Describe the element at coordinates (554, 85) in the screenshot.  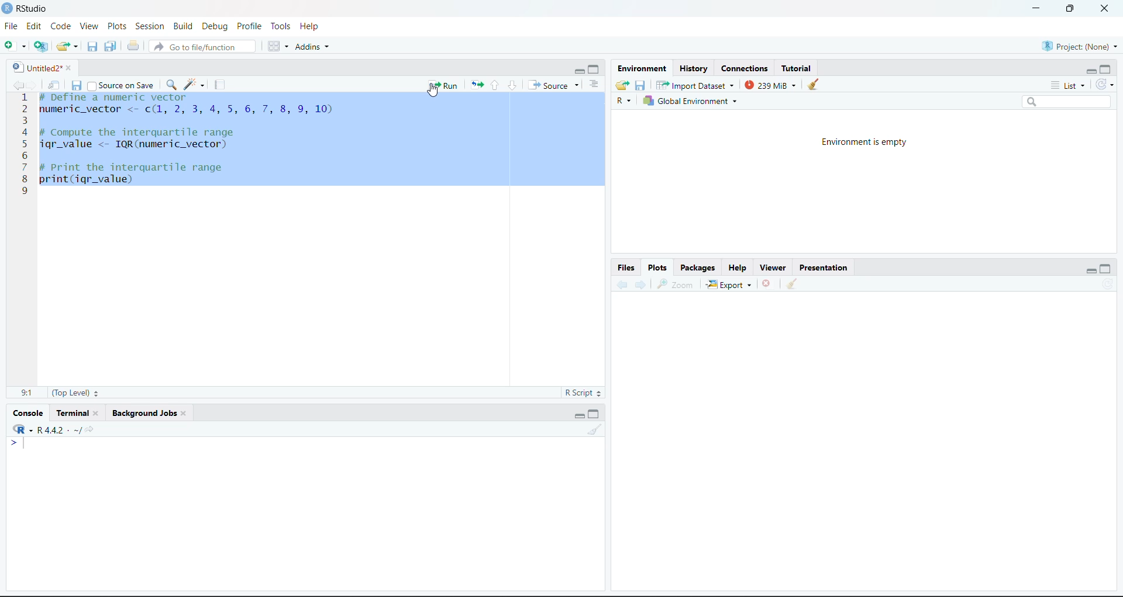
I see `Source the contents of the active document` at that location.